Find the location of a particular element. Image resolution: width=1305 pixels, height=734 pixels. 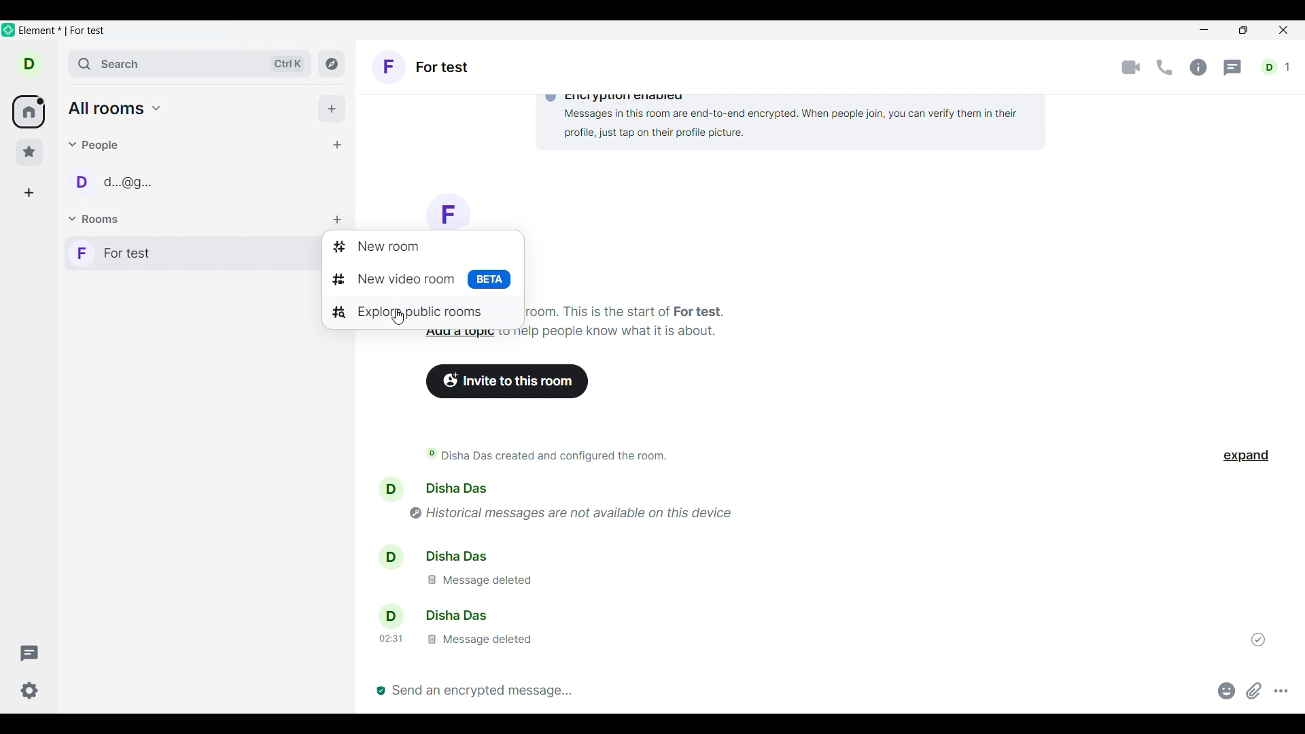

New room is located at coordinates (421, 249).